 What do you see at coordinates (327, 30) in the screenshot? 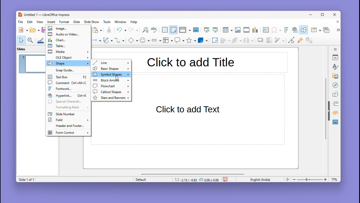
I see `Duplicate slide` at bounding box center [327, 30].